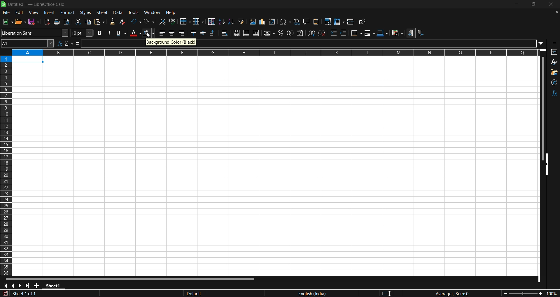 The image size is (560, 297). I want to click on formula, so click(78, 44).